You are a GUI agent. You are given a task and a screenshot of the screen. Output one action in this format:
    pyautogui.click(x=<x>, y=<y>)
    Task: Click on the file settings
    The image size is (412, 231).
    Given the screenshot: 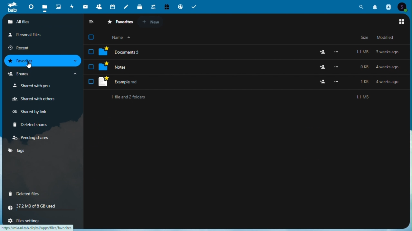 What is the action you would take?
    pyautogui.click(x=25, y=220)
    